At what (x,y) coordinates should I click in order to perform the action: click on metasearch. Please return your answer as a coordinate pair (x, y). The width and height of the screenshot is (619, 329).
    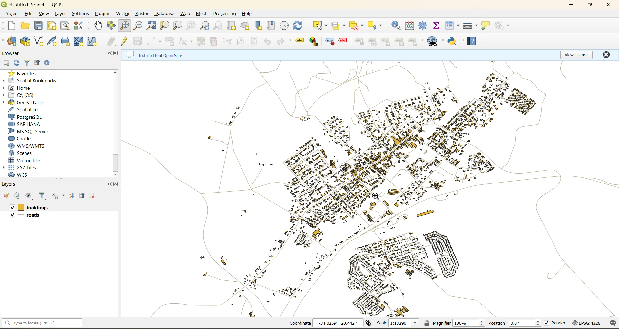
    Looking at the image, I should click on (435, 41).